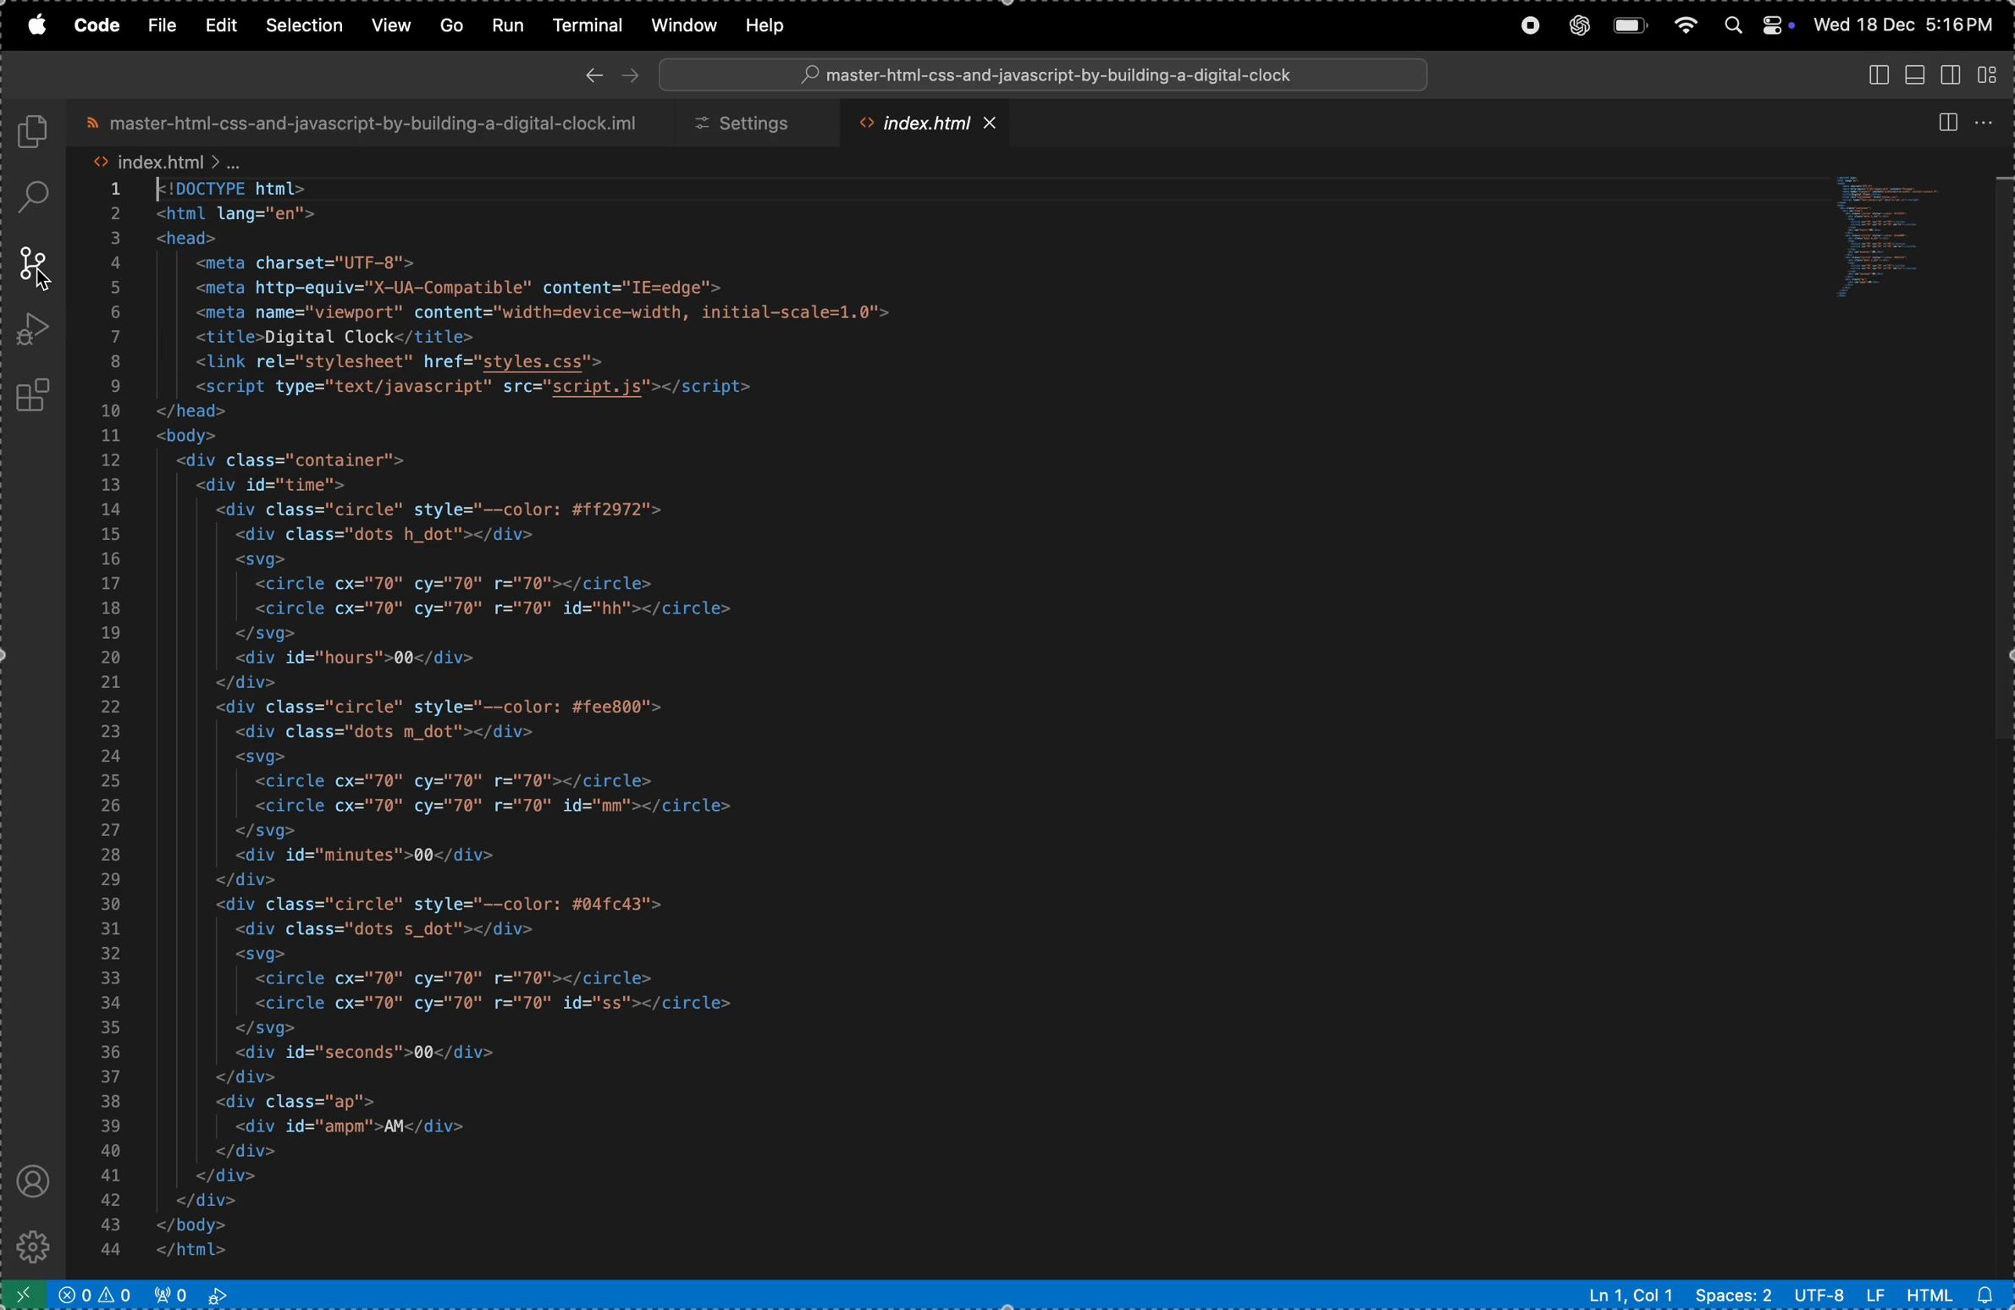 The image size is (2015, 1310). What do you see at coordinates (40, 26) in the screenshot?
I see `apple menu` at bounding box center [40, 26].